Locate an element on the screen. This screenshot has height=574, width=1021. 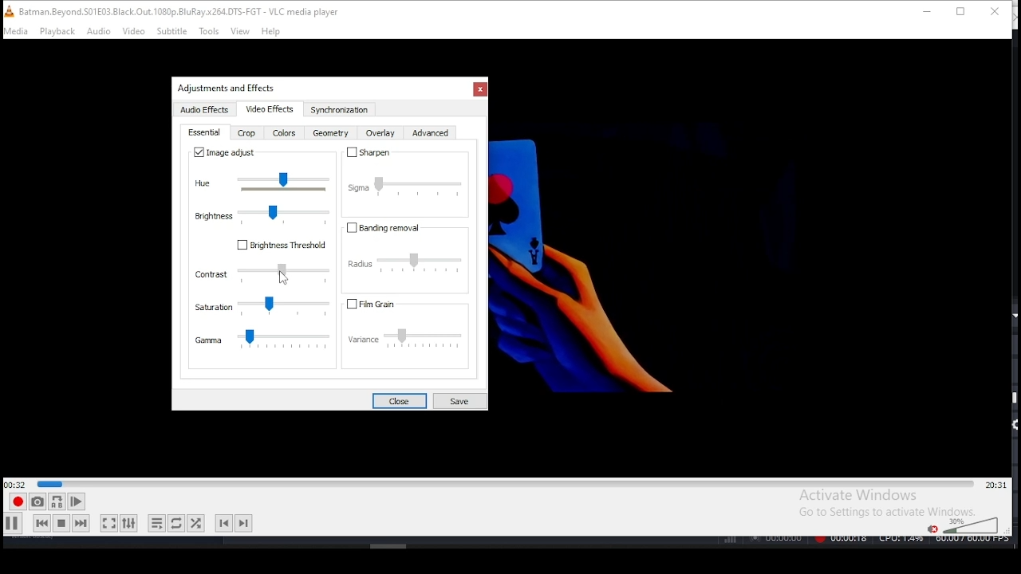
mute/unmute is located at coordinates (930, 528).